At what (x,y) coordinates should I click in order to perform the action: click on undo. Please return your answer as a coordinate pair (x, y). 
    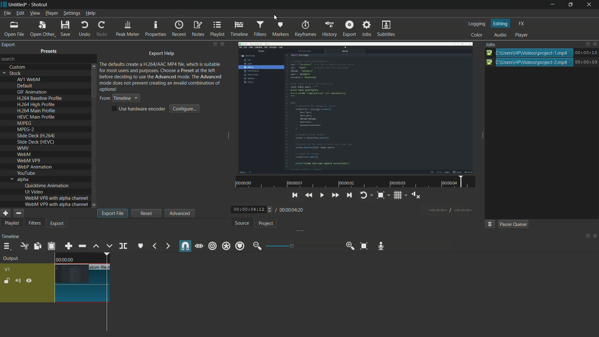
    Looking at the image, I should click on (85, 29).